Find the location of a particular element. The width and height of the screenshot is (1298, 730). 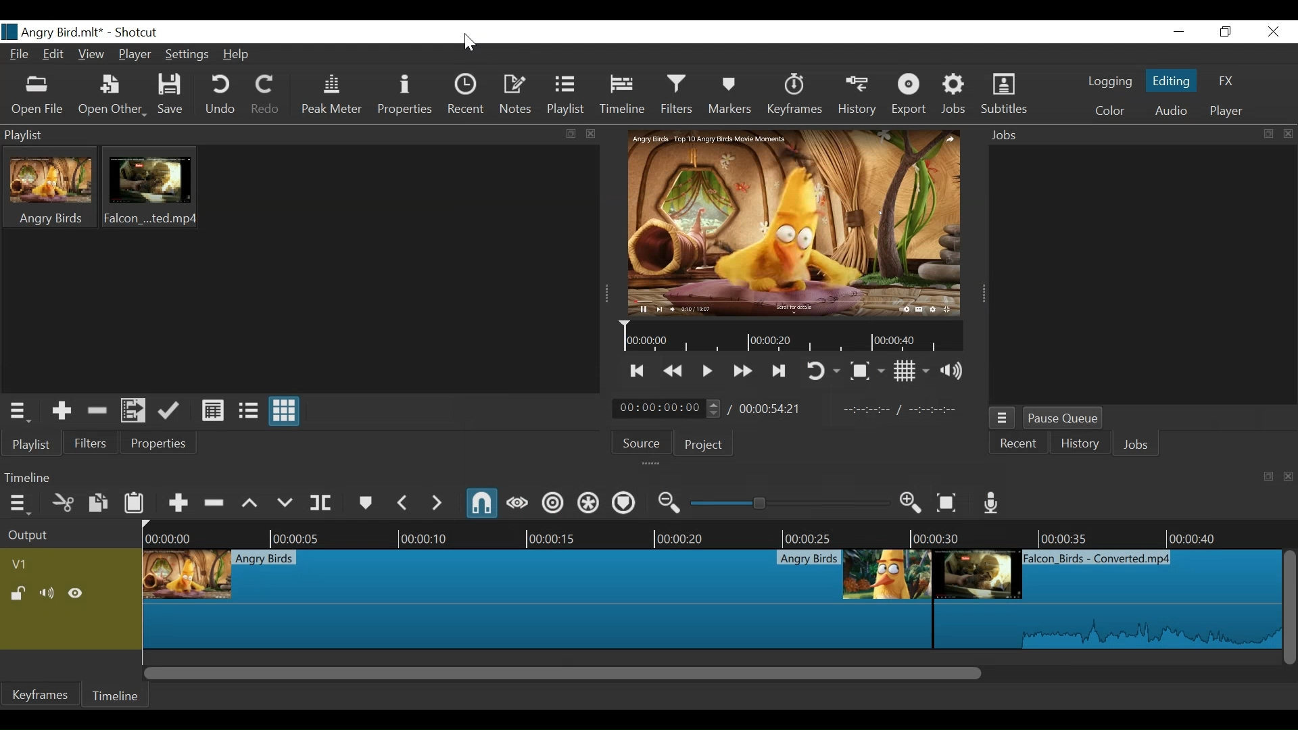

Track Header is located at coordinates (24, 564).